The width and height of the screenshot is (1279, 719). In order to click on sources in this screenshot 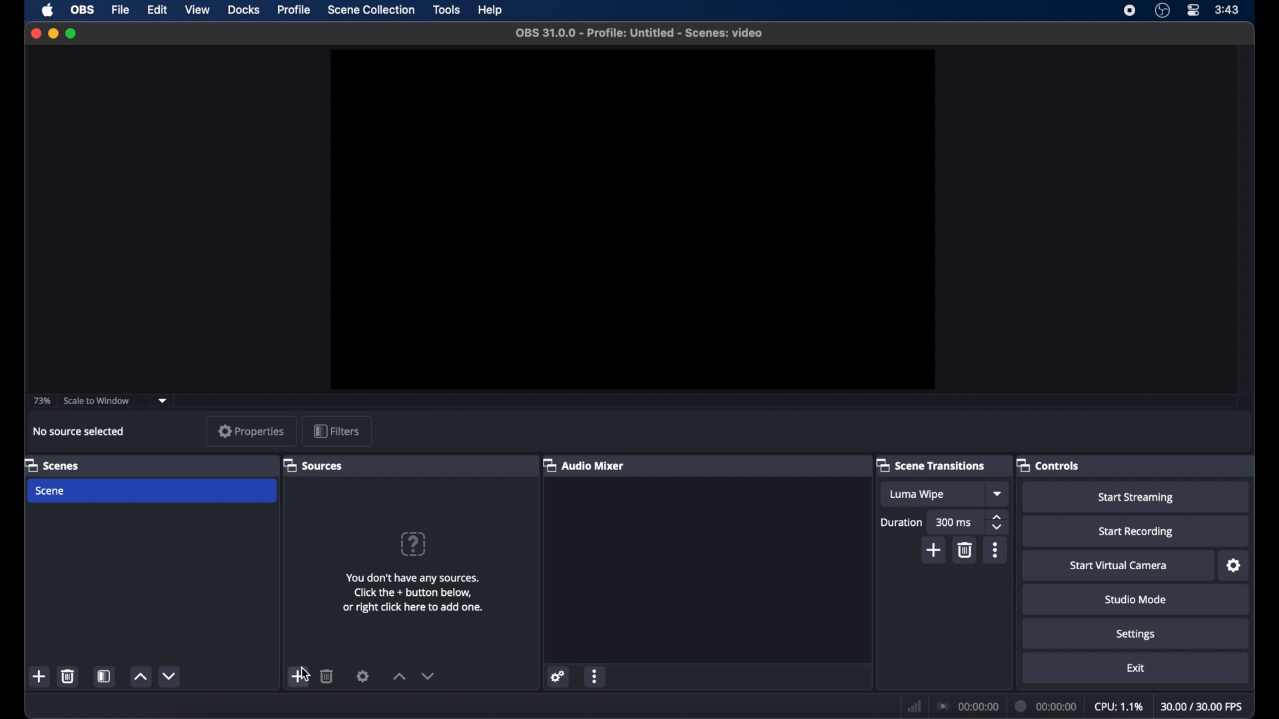, I will do `click(312, 466)`.